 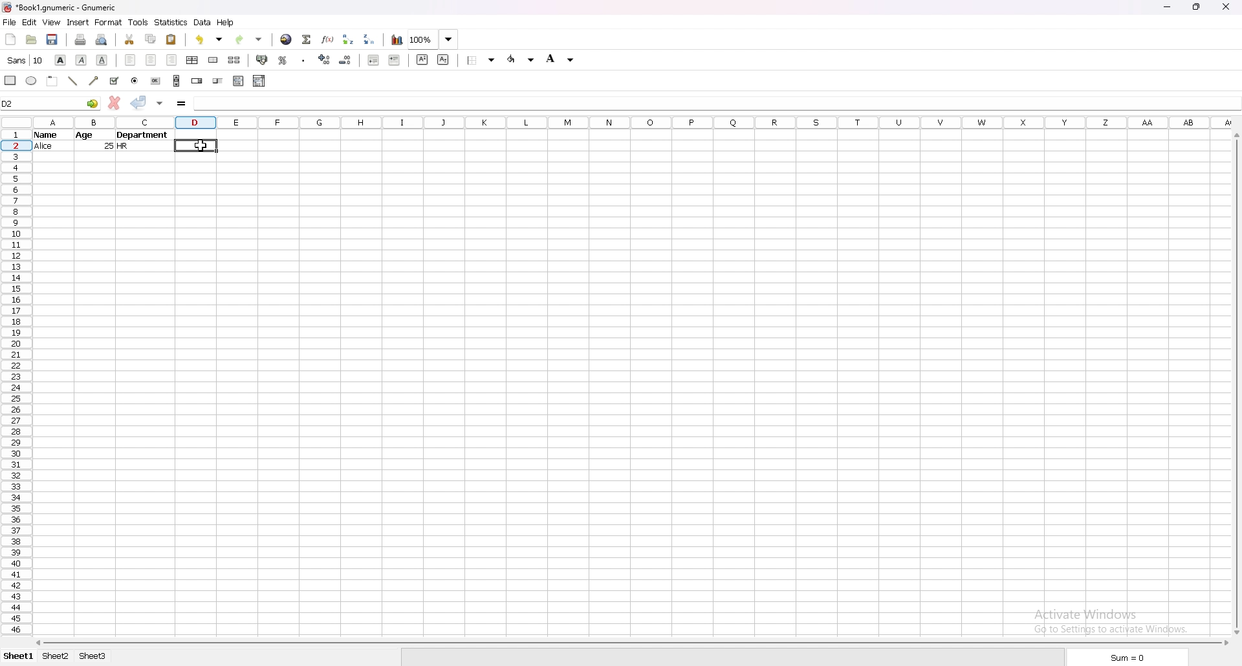 I want to click on merge cells, so click(x=213, y=61).